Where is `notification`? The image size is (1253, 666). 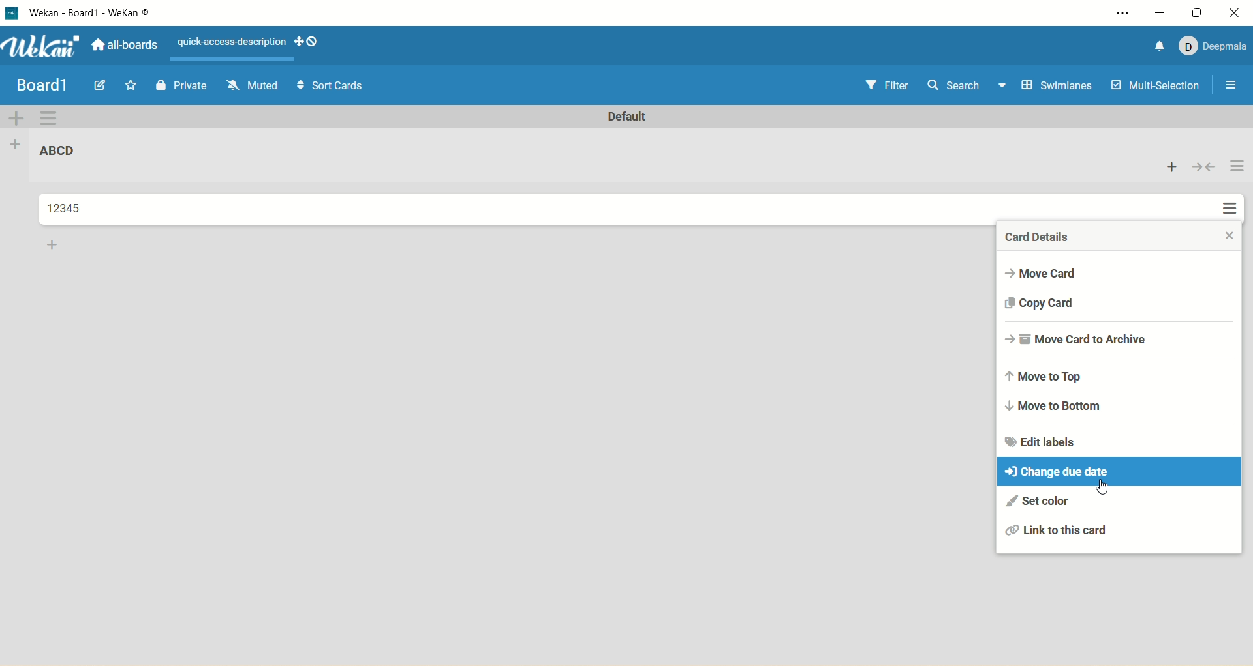 notification is located at coordinates (1160, 46).